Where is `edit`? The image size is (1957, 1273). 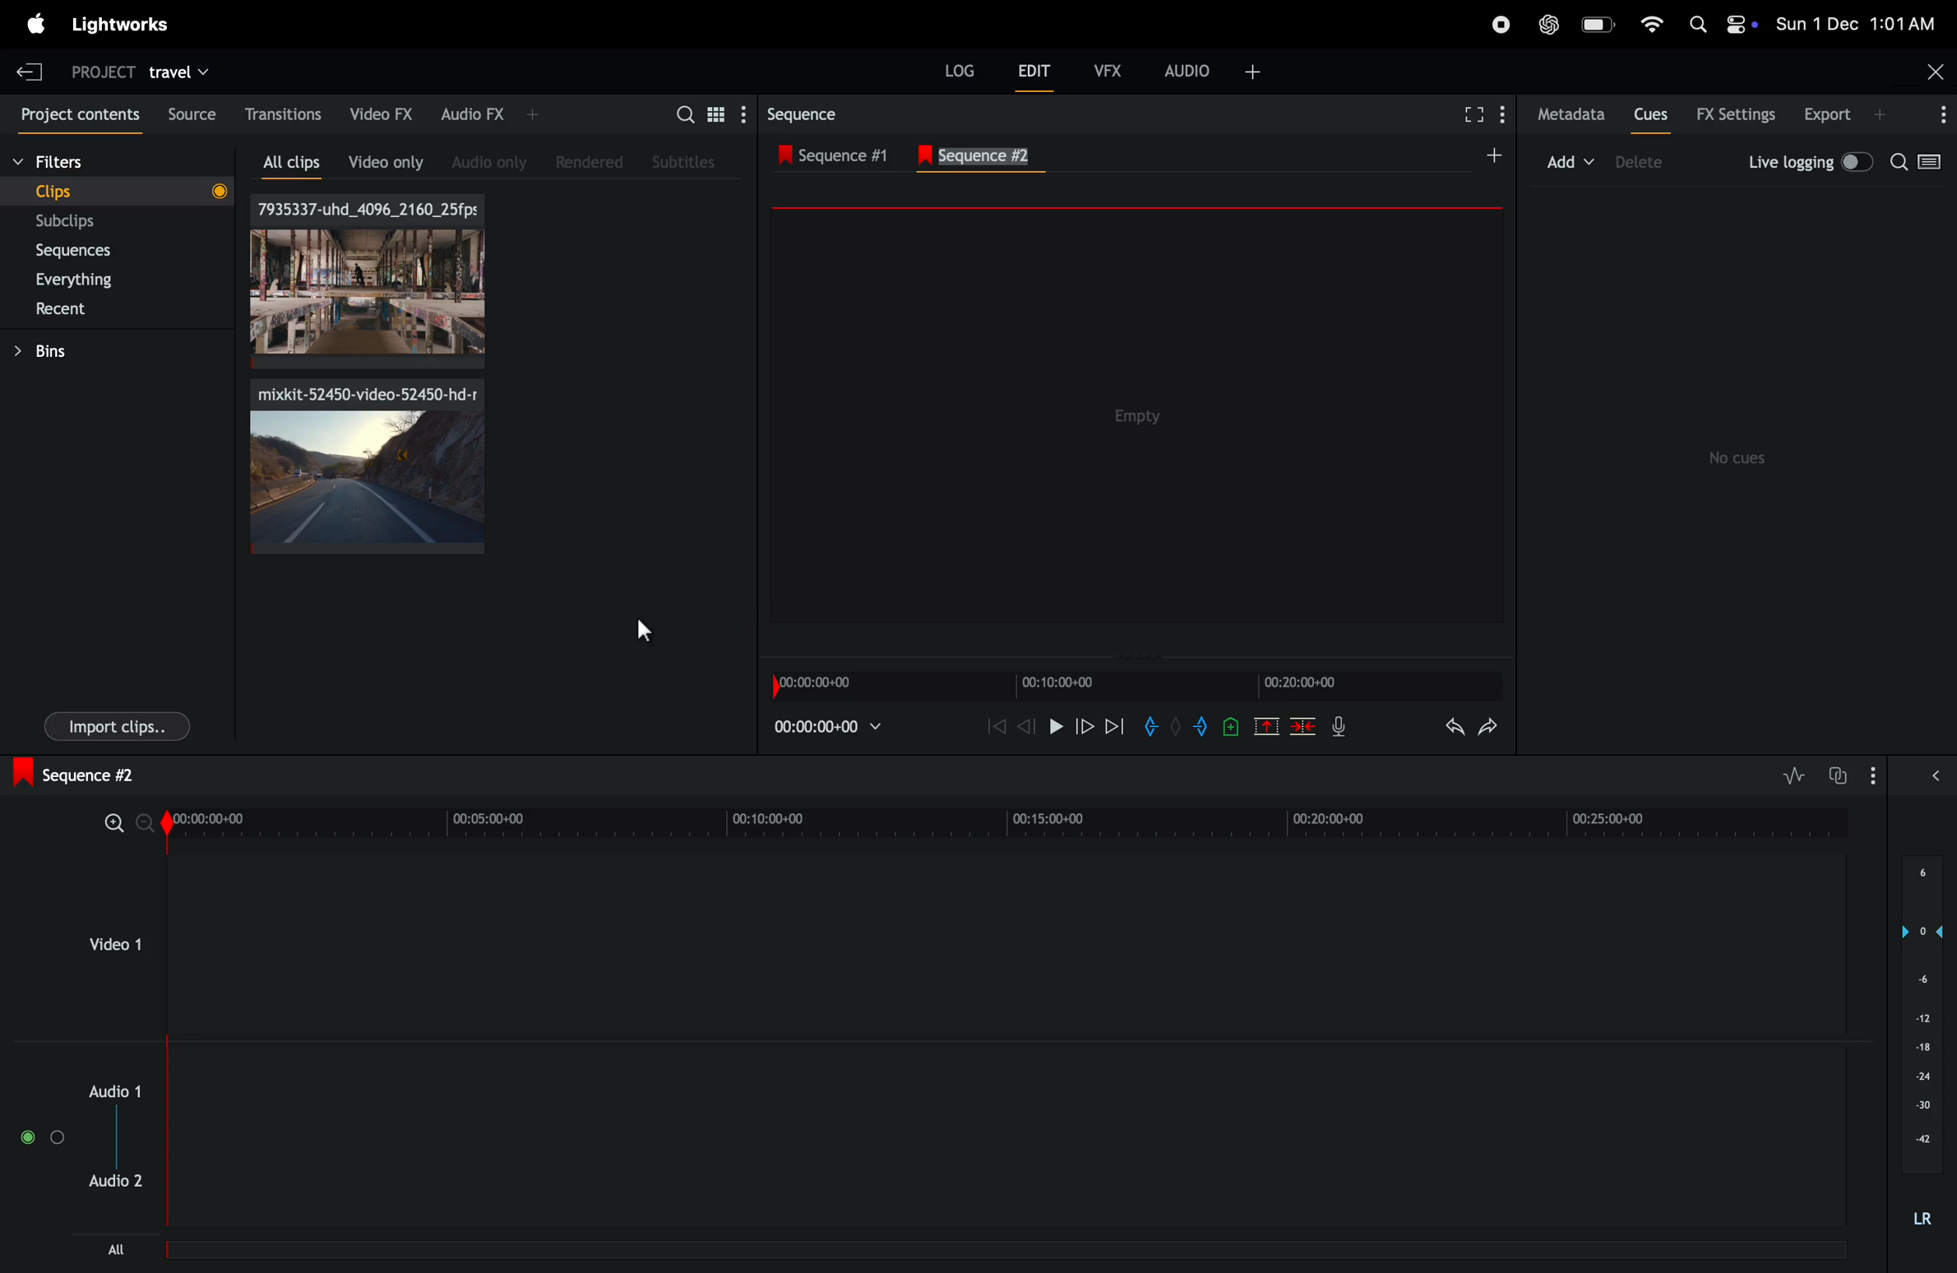
edit is located at coordinates (1034, 70).